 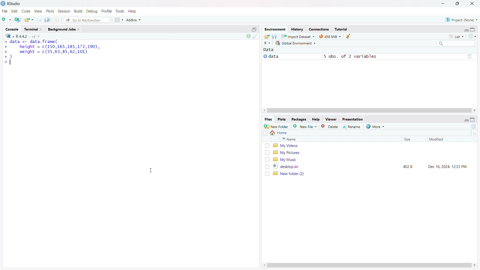 I want to click on viewer, so click(x=331, y=119).